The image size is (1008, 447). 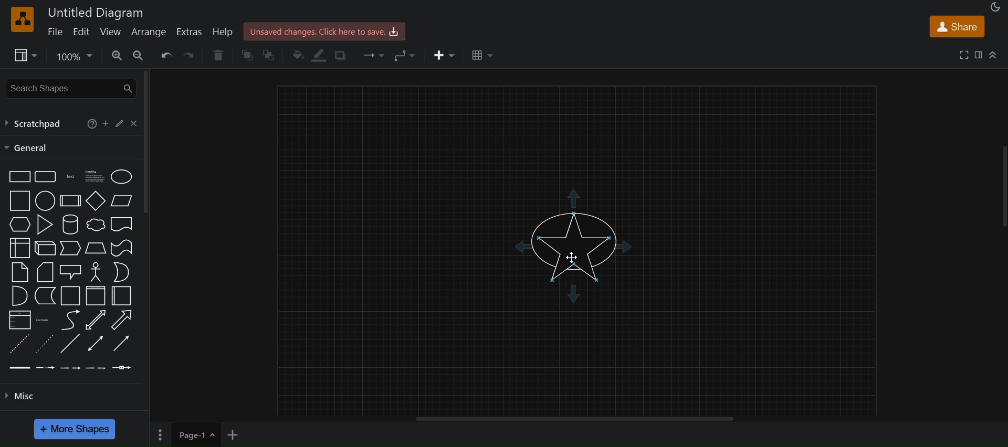 What do you see at coordinates (324, 30) in the screenshot?
I see `click here to to save` at bounding box center [324, 30].